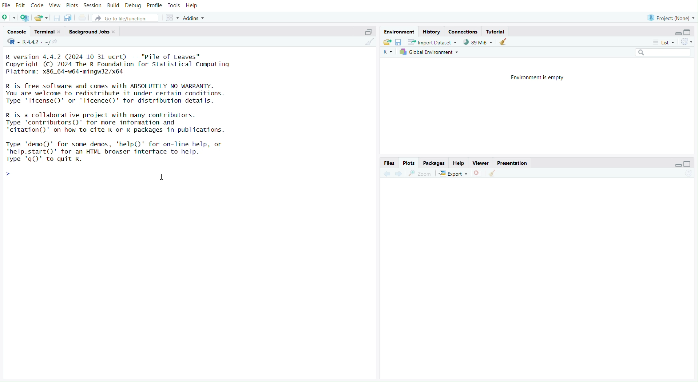 The width and height of the screenshot is (698, 382). I want to click on Workspace panes, so click(172, 17).